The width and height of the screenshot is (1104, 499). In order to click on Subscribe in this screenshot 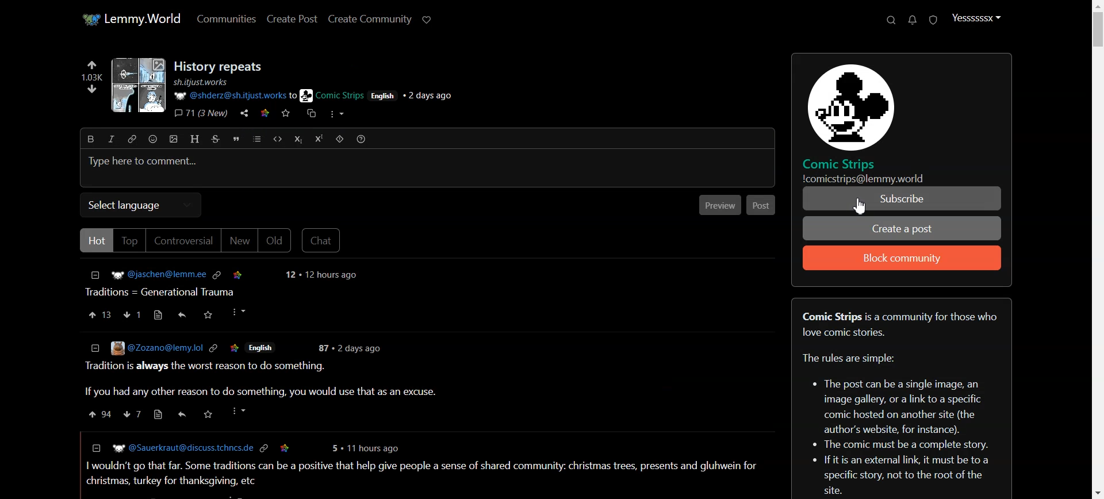, I will do `click(902, 199)`.